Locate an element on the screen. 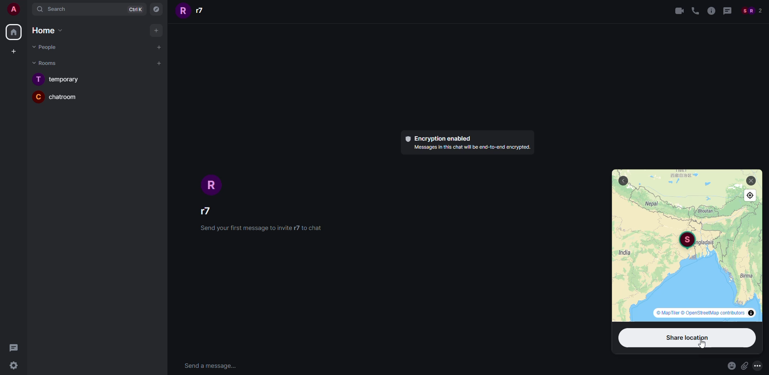 This screenshot has height=375, width=769. Username is located at coordinates (212, 210).